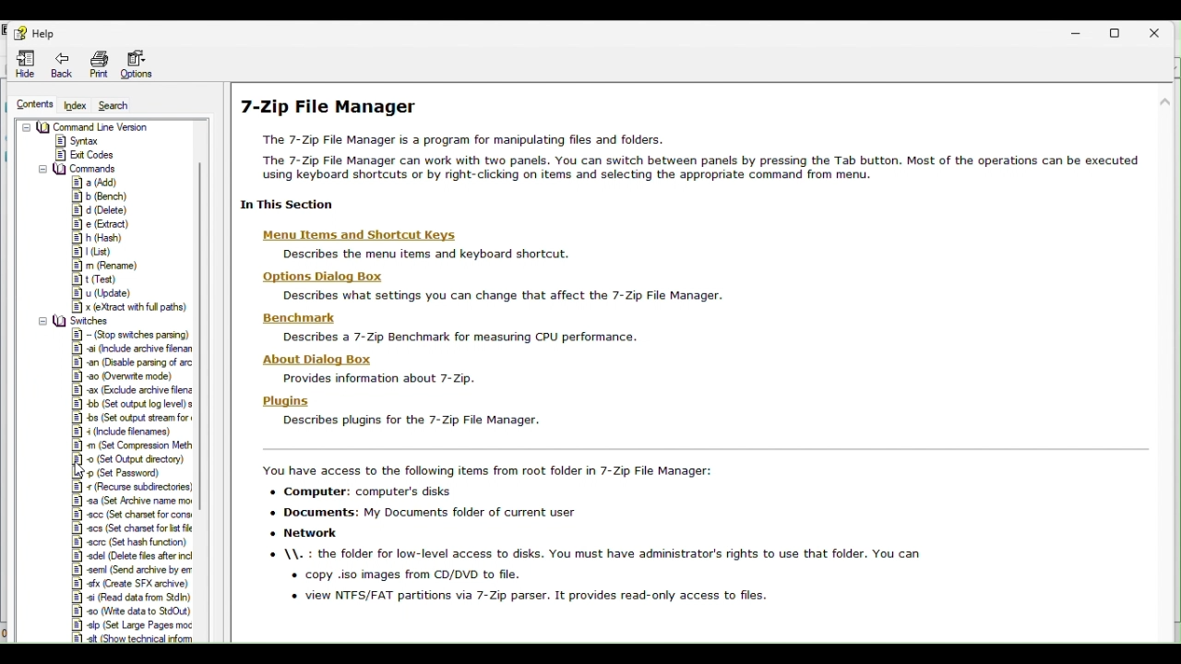 The width and height of the screenshot is (1181, 664). Describe the element at coordinates (1123, 30) in the screenshot. I see `Restore` at that location.